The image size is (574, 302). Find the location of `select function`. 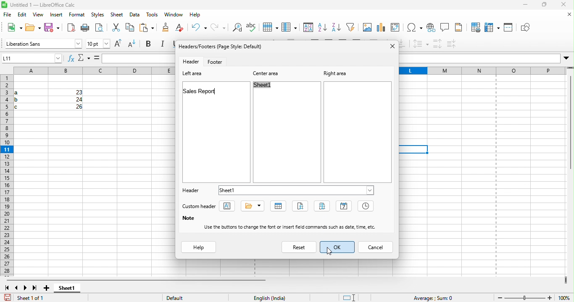

select function is located at coordinates (84, 59).